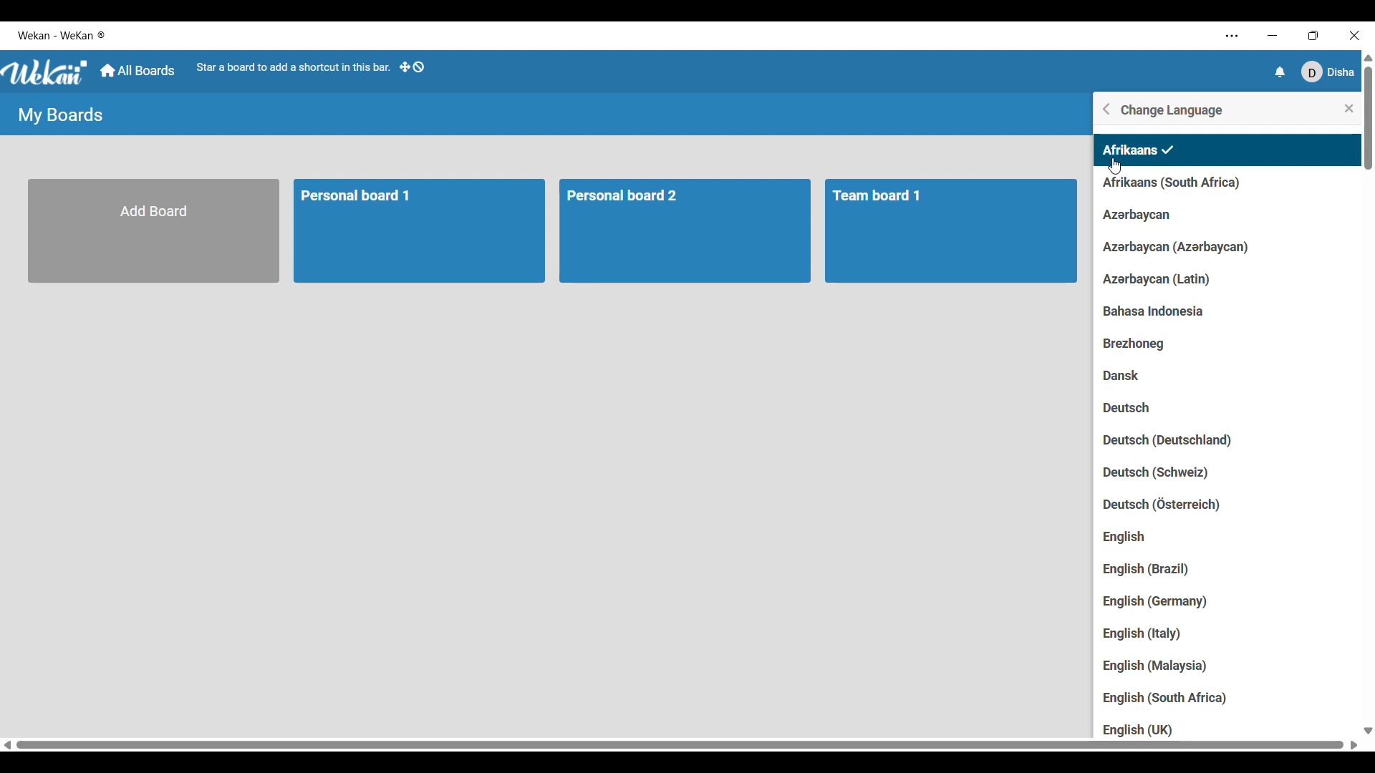  Describe the element at coordinates (1169, 502) in the screenshot. I see `Deutsch (Osterreich)` at that location.